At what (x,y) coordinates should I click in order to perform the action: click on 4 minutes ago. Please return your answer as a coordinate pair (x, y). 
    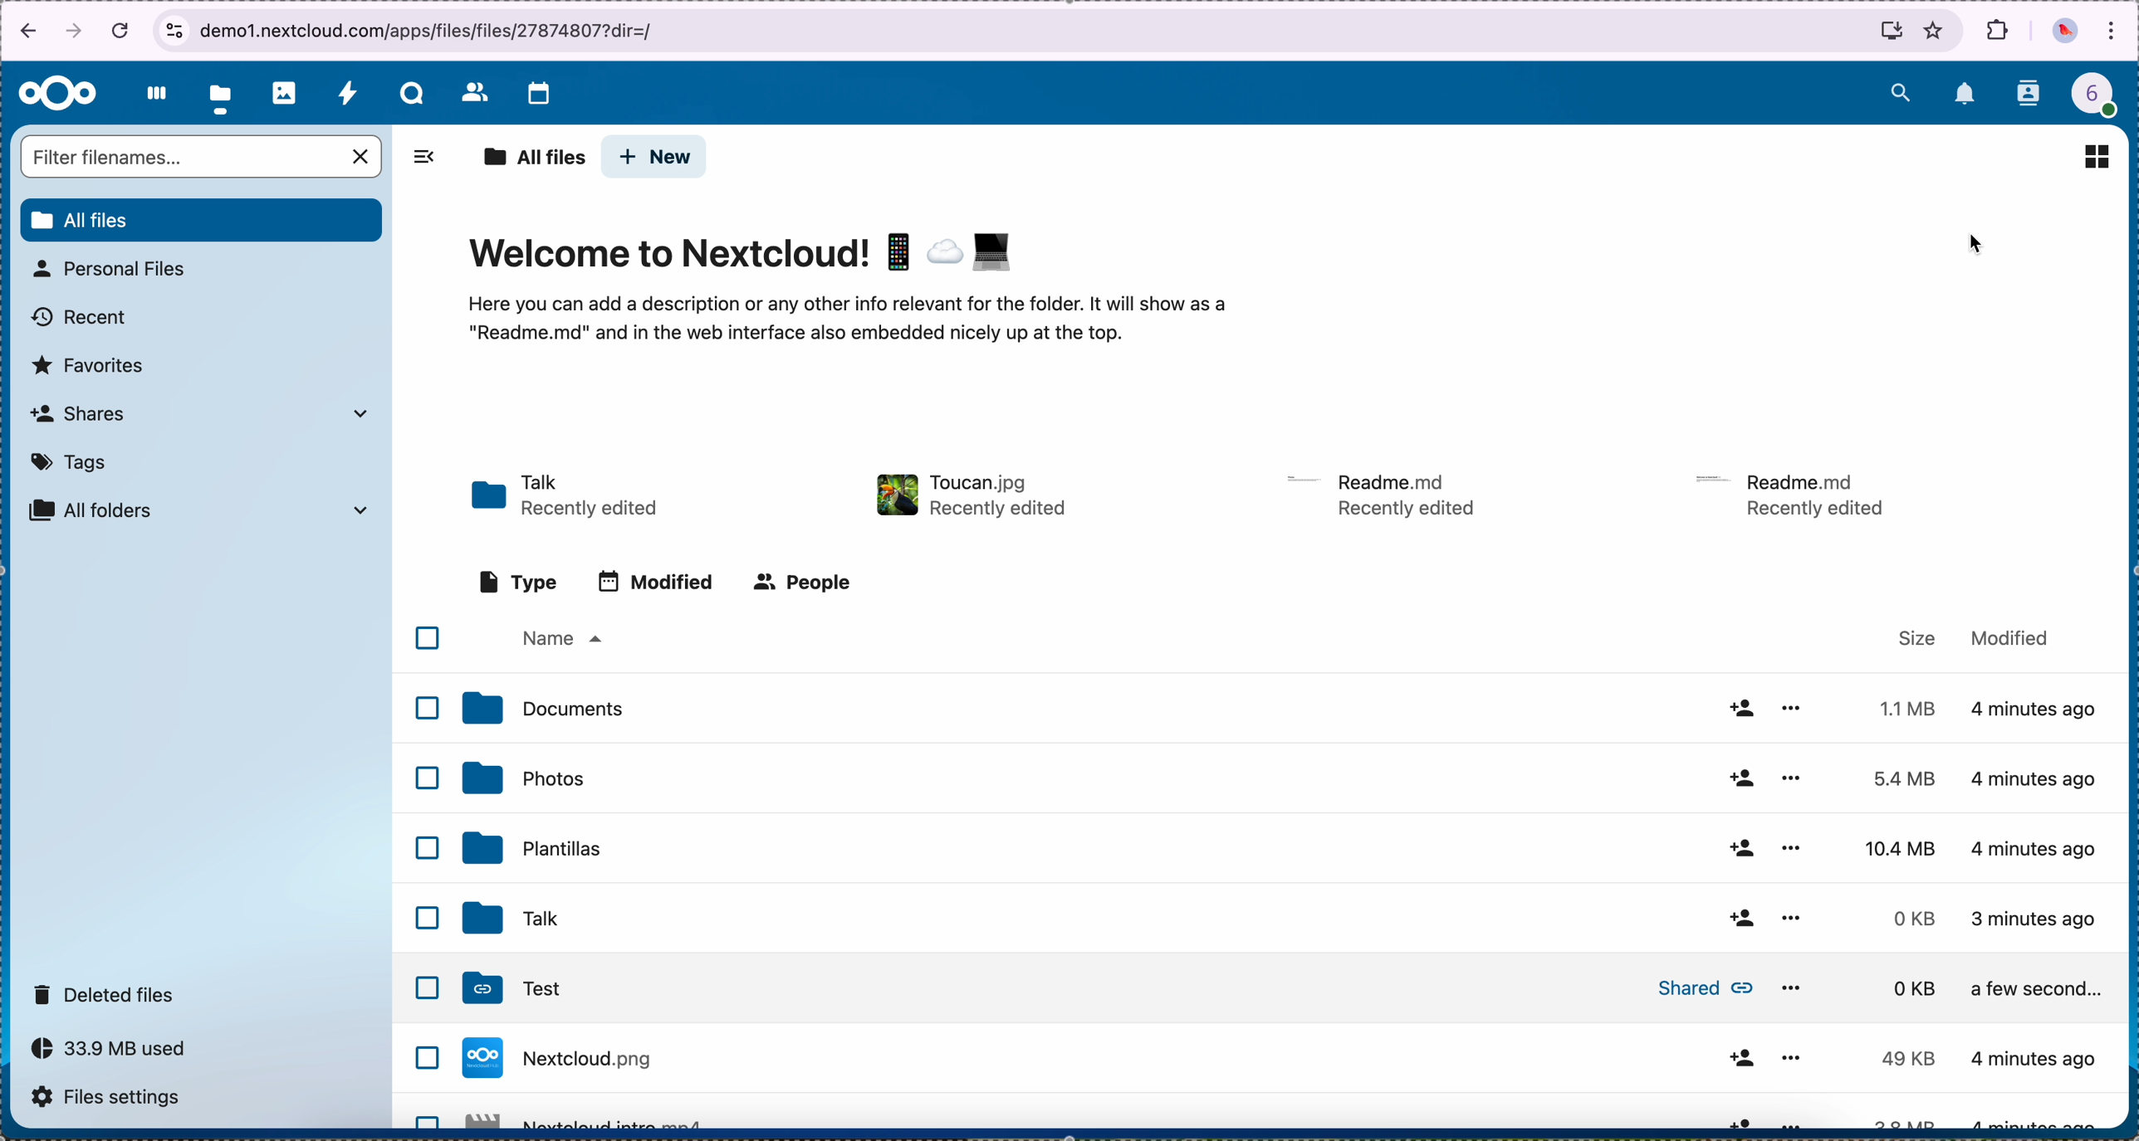
    Looking at the image, I should click on (2036, 991).